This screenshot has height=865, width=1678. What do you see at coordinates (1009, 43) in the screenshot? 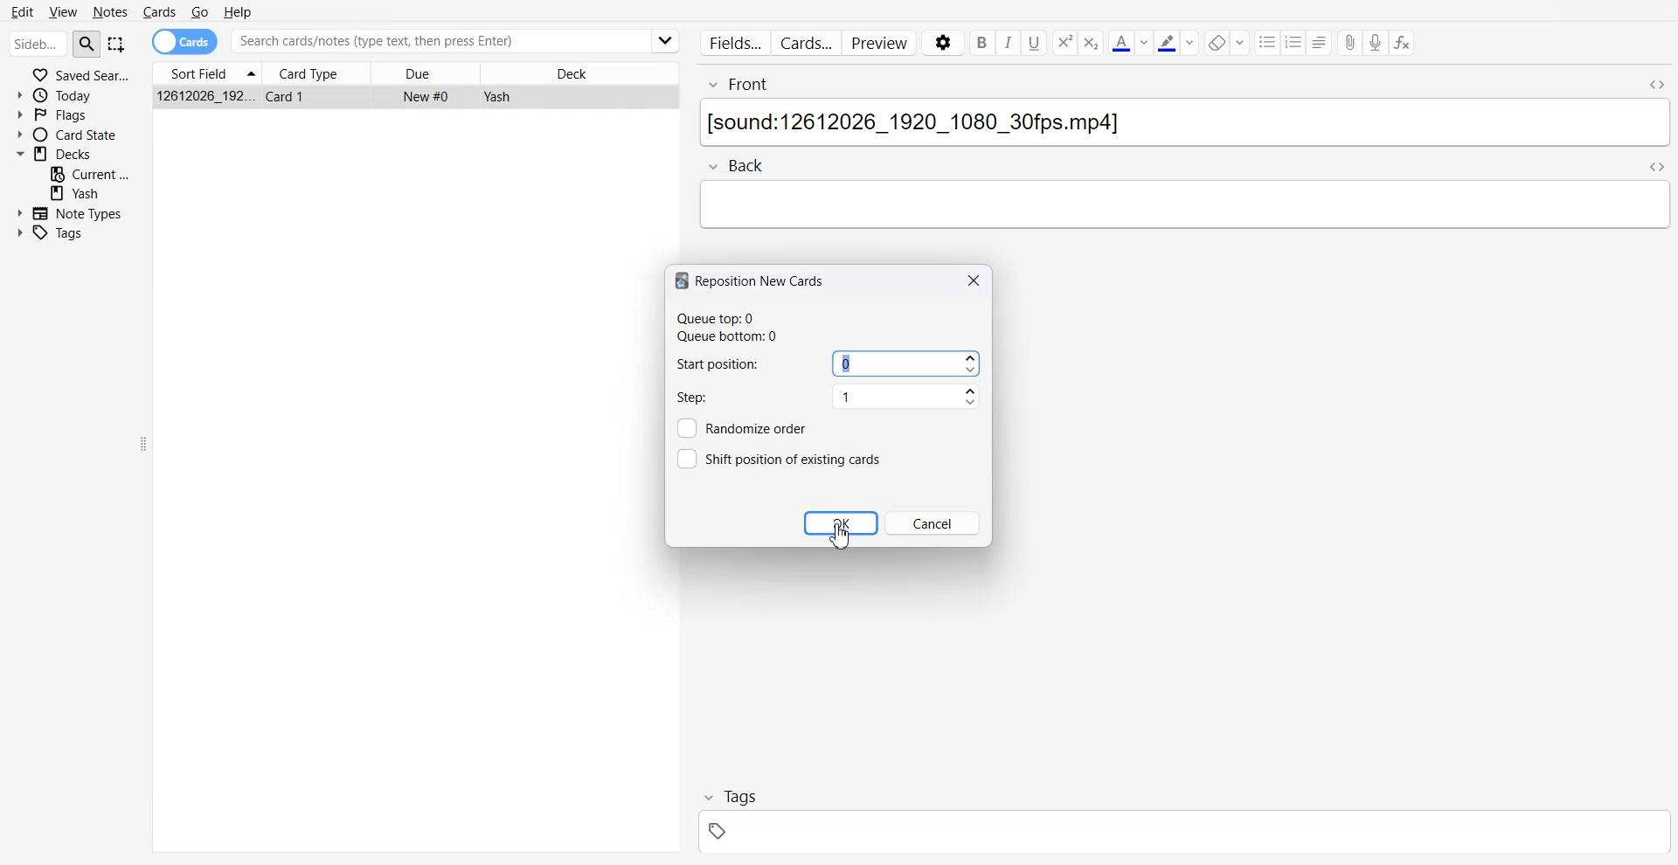
I see `Italic` at bounding box center [1009, 43].